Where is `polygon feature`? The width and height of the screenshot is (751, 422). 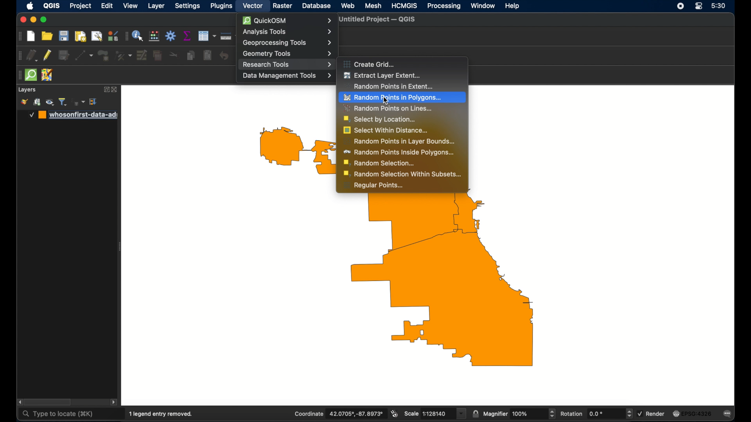 polygon feature is located at coordinates (103, 55).